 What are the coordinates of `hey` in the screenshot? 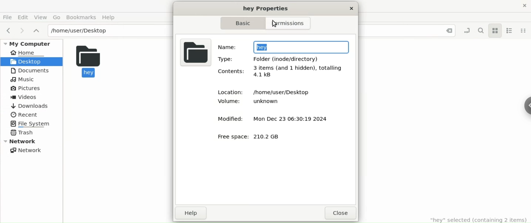 It's located at (301, 47).